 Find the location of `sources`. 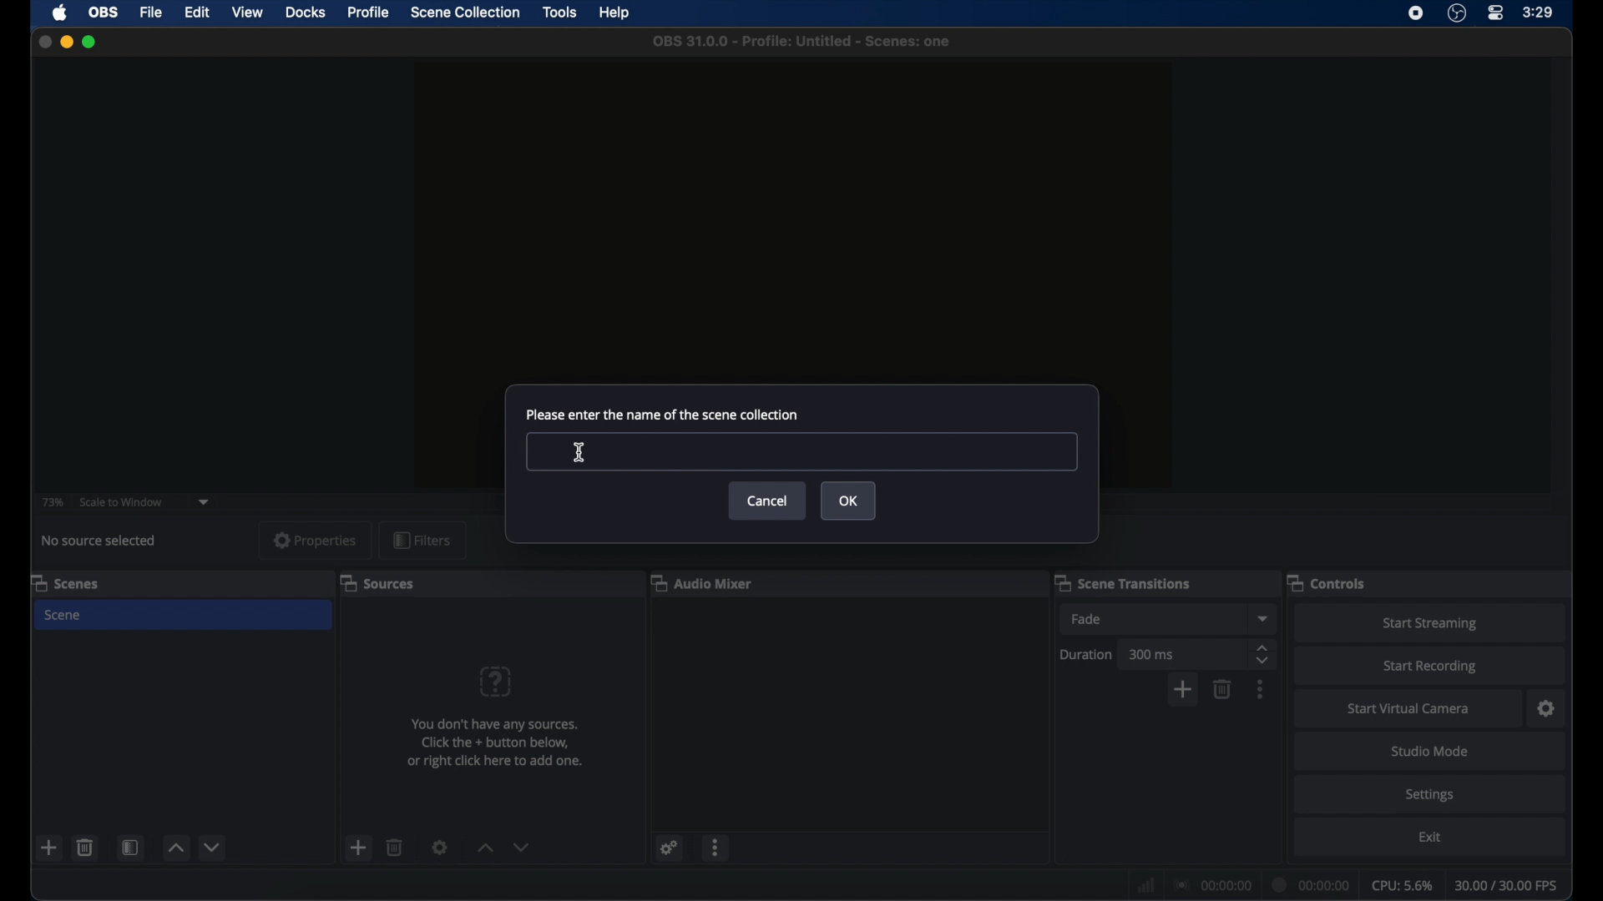

sources is located at coordinates (377, 582).